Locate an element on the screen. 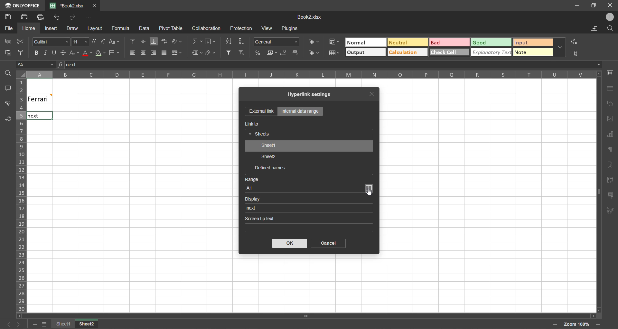 This screenshot has height=329, width=618. select all is located at coordinates (575, 53).